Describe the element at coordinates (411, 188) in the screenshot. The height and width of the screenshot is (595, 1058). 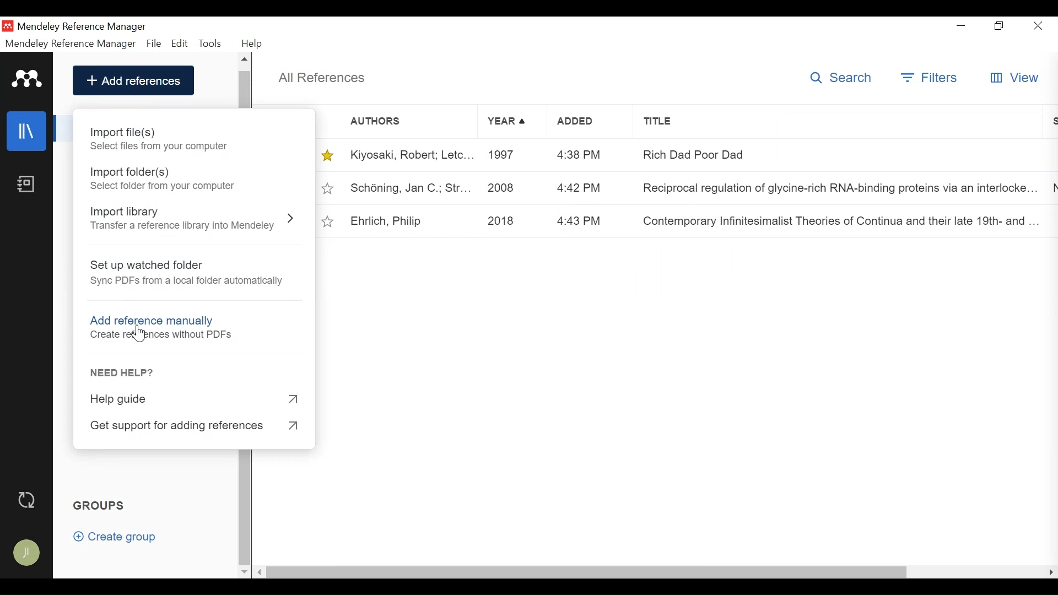
I see `Schöning, Jan C.; Str...` at that location.